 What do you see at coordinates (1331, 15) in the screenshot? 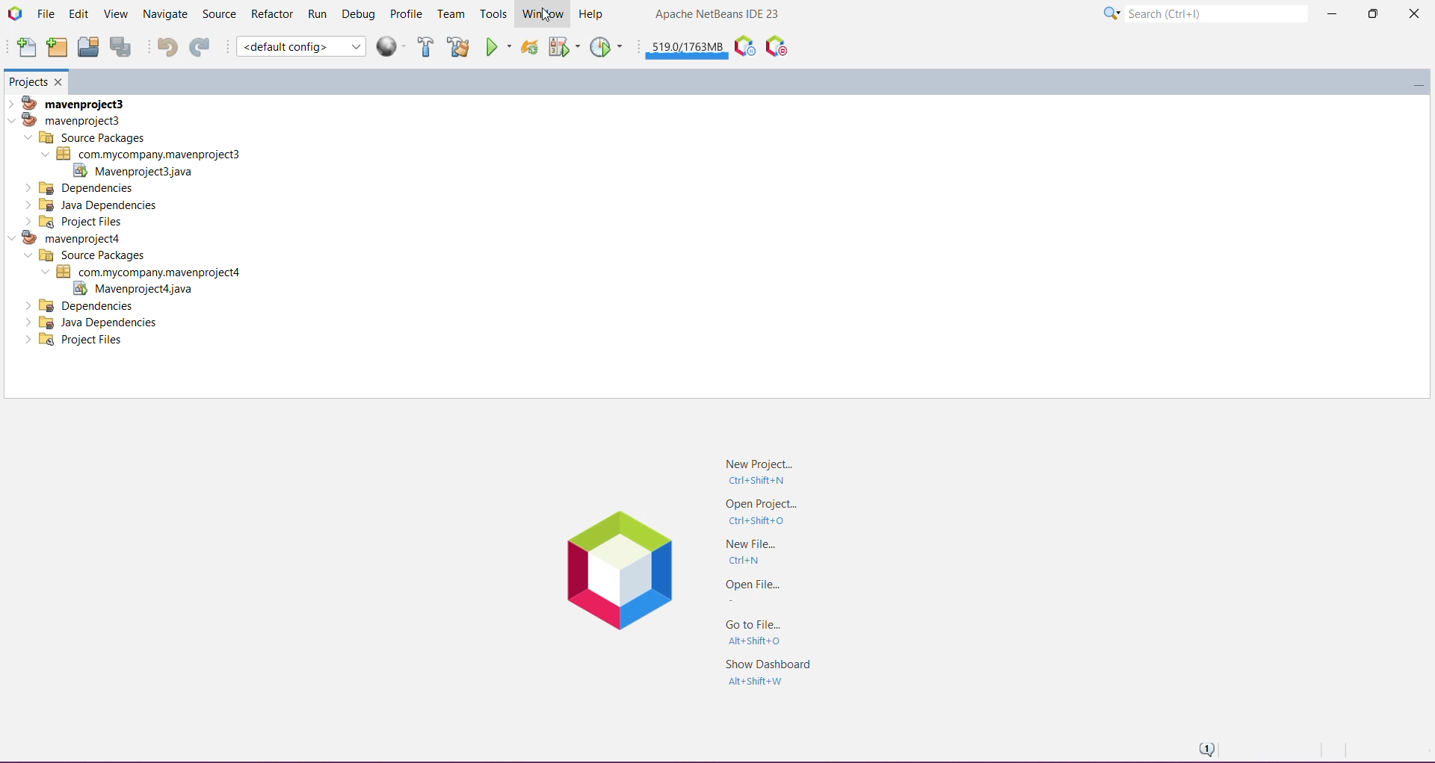
I see `Minimize` at bounding box center [1331, 15].